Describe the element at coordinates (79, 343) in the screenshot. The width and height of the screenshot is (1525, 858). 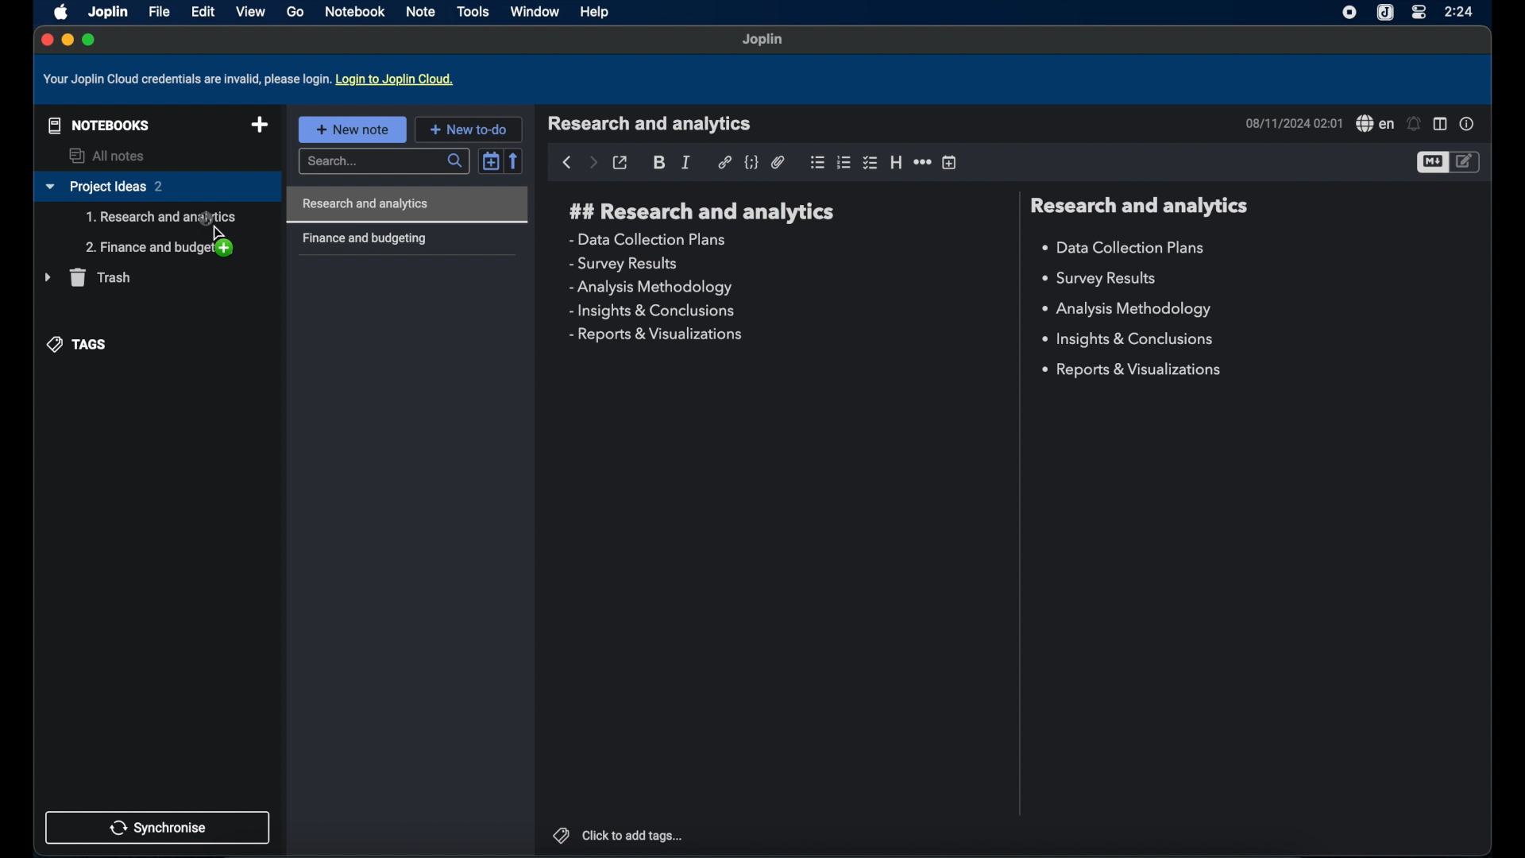
I see `tags` at that location.